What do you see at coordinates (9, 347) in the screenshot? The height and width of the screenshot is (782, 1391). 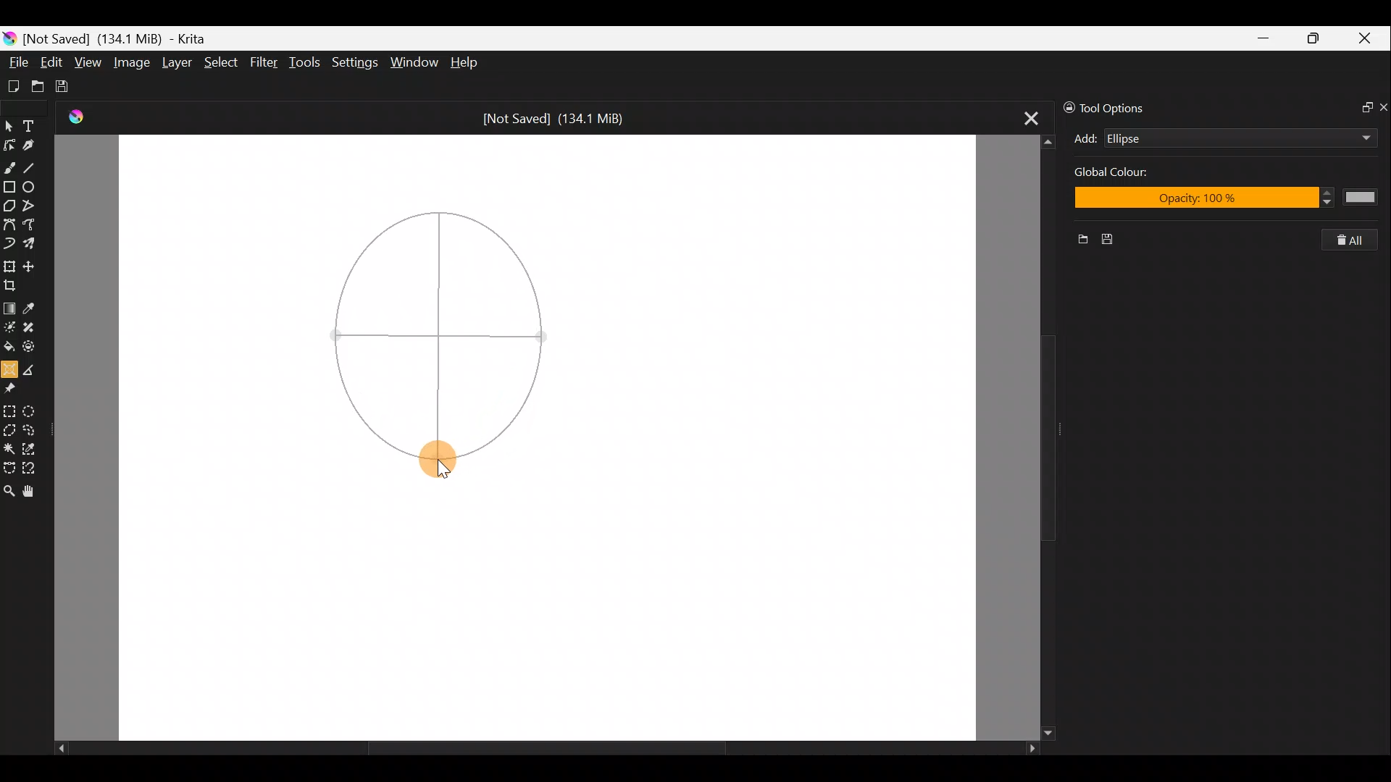 I see `Fill a contiguous area of color with color` at bounding box center [9, 347].